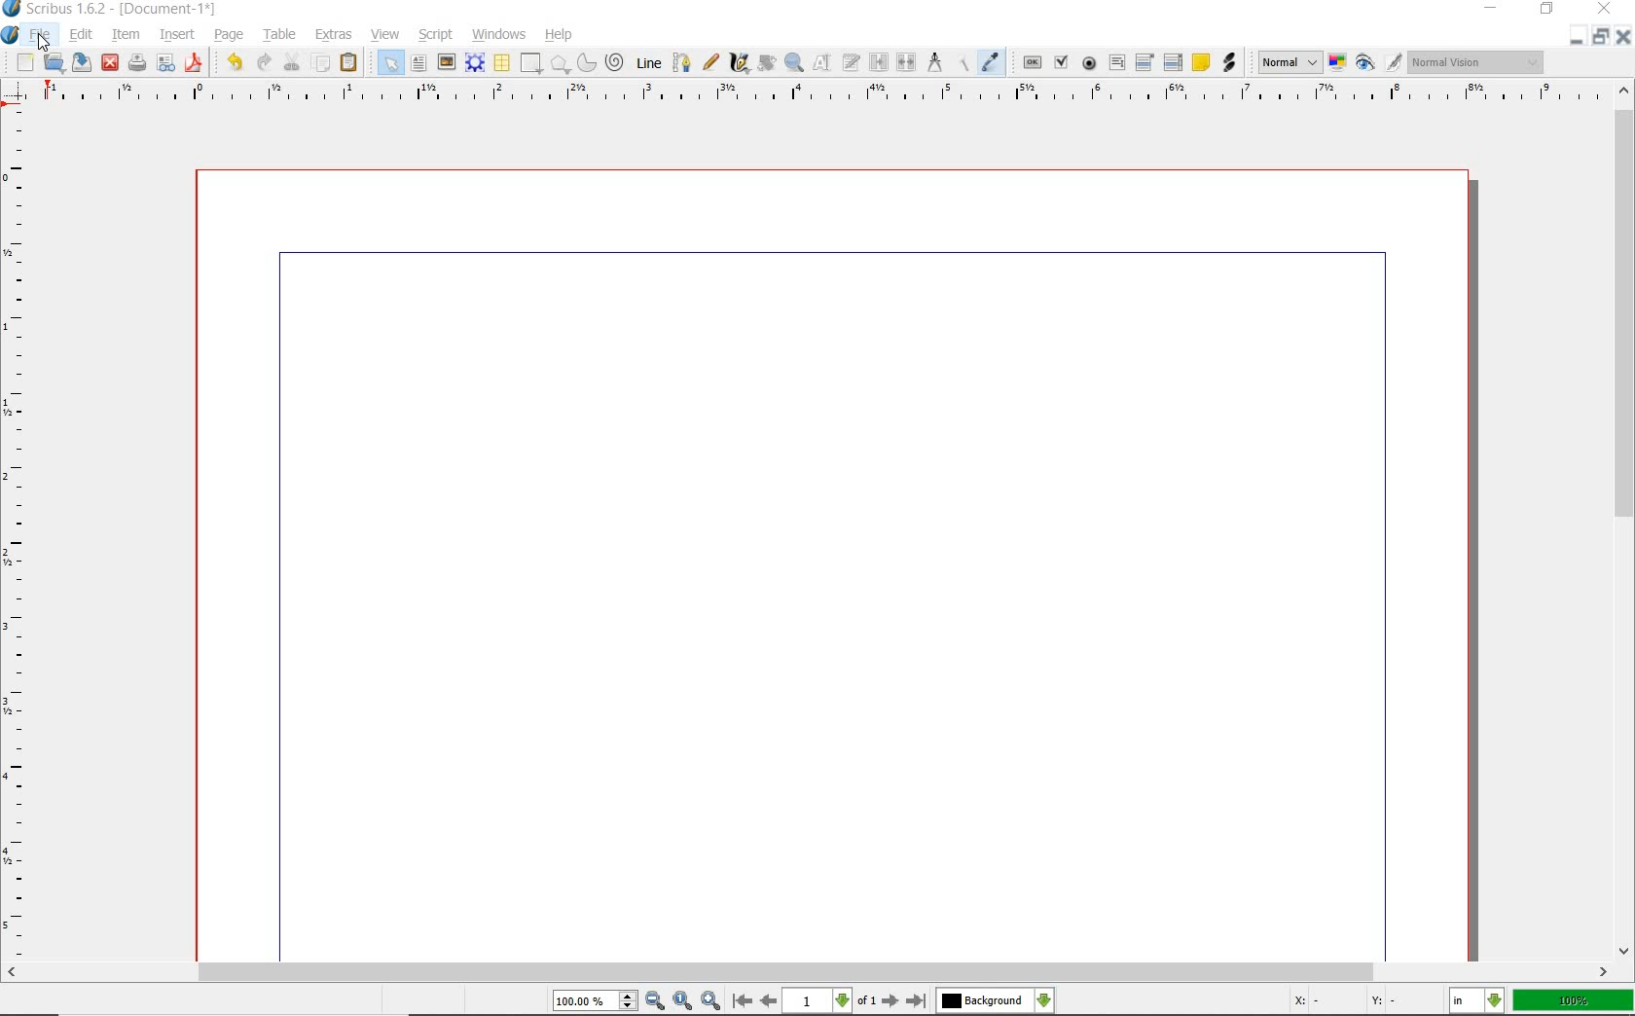 This screenshot has height=1016, width=1635. What do you see at coordinates (1602, 36) in the screenshot?
I see `minimize` at bounding box center [1602, 36].